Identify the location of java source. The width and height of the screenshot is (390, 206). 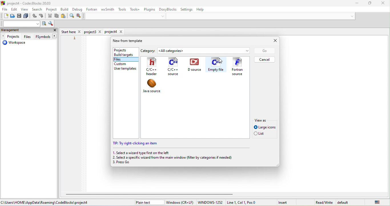
(155, 87).